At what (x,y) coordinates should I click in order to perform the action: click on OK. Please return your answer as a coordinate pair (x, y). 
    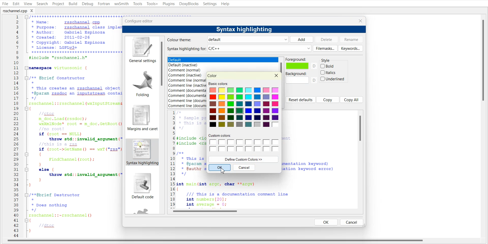
    Looking at the image, I should click on (326, 222).